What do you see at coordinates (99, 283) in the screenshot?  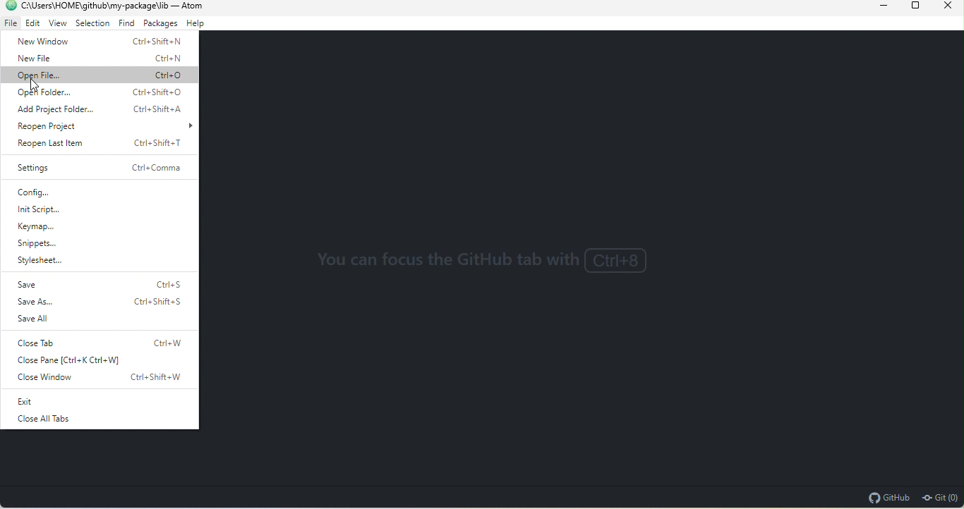 I see `save` at bounding box center [99, 283].